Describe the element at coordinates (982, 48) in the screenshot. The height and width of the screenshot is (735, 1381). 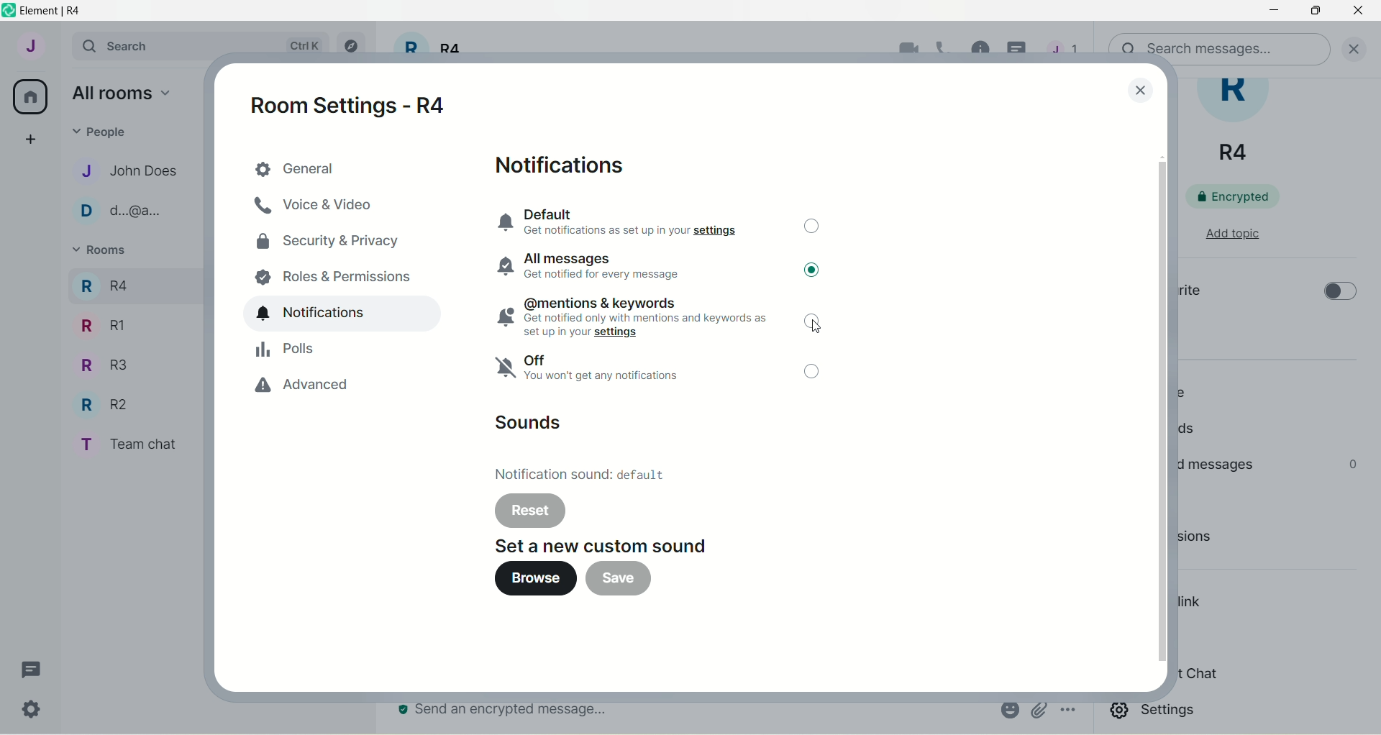
I see `room info` at that location.